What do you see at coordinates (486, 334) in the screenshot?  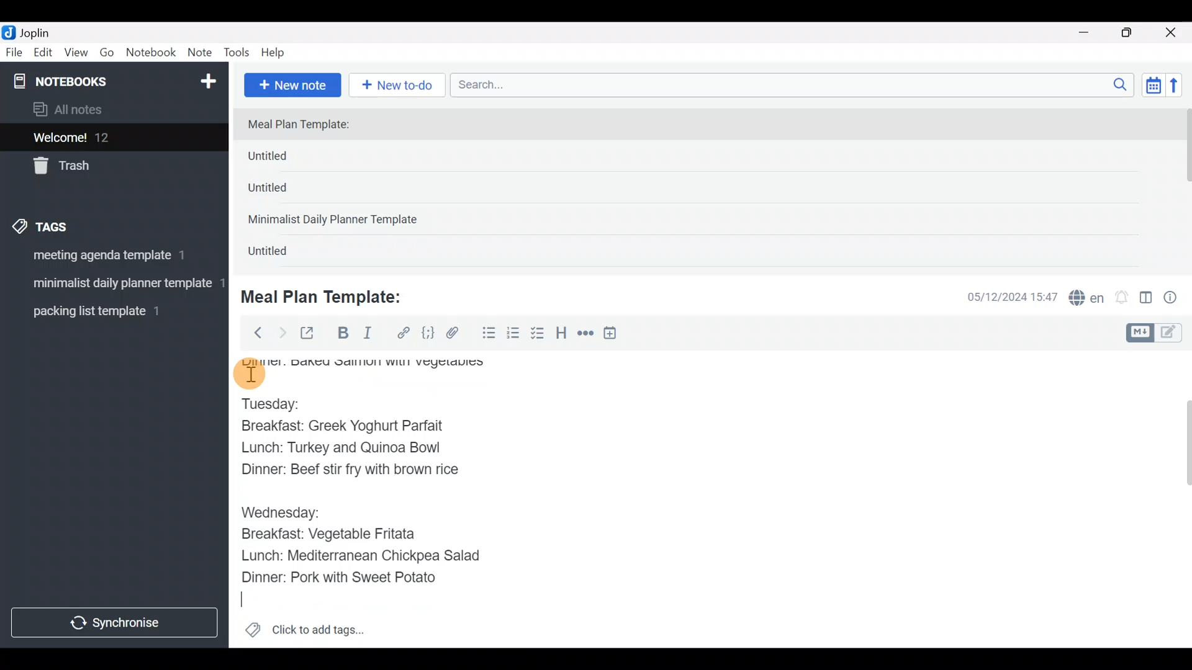 I see `Bulleted list` at bounding box center [486, 334].